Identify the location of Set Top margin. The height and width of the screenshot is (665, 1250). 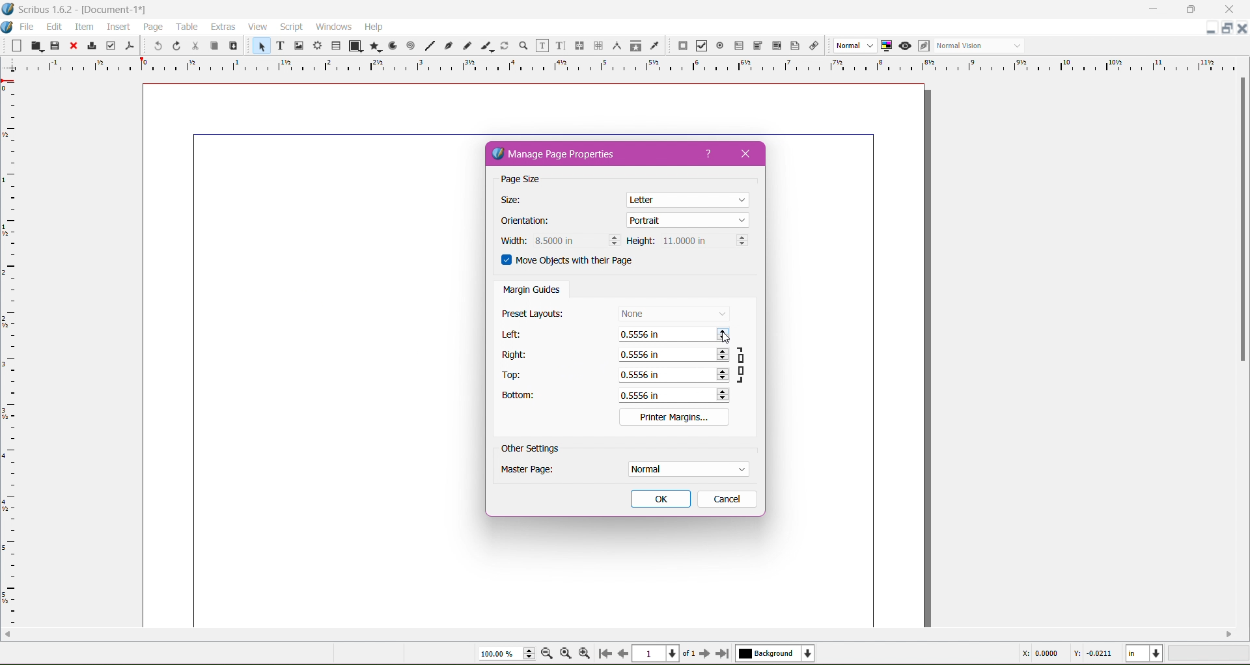
(673, 374).